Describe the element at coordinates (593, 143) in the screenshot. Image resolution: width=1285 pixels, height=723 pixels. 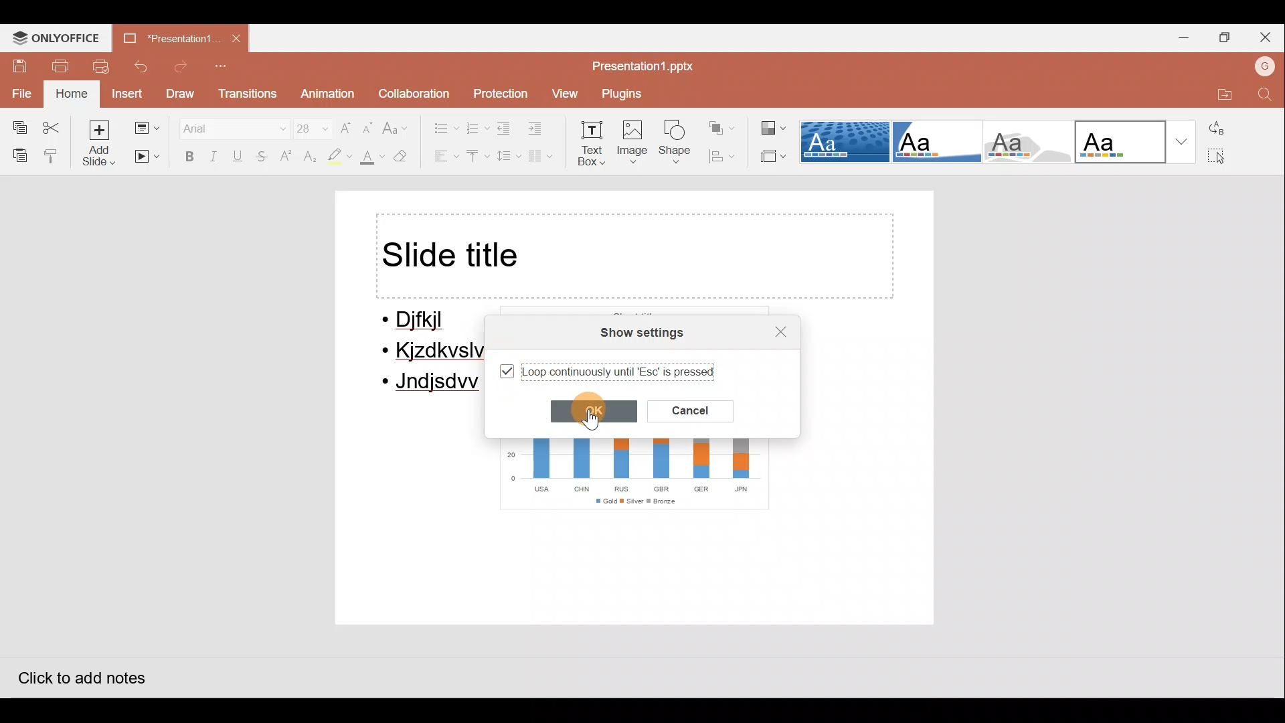
I see `Text box` at that location.